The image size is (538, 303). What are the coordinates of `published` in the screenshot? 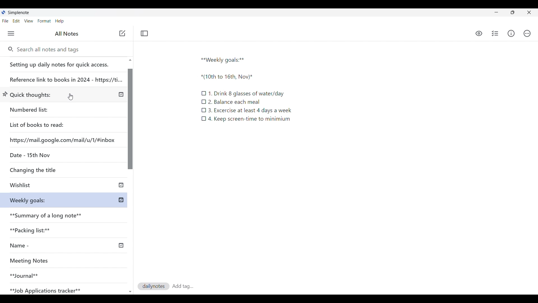 It's located at (121, 200).